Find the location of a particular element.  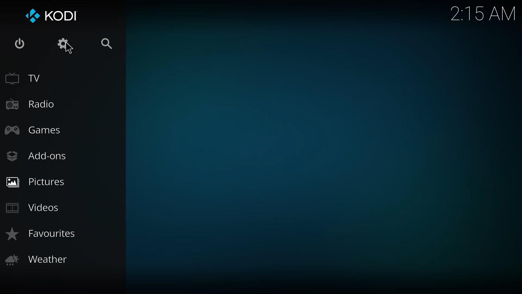

power is located at coordinates (21, 43).